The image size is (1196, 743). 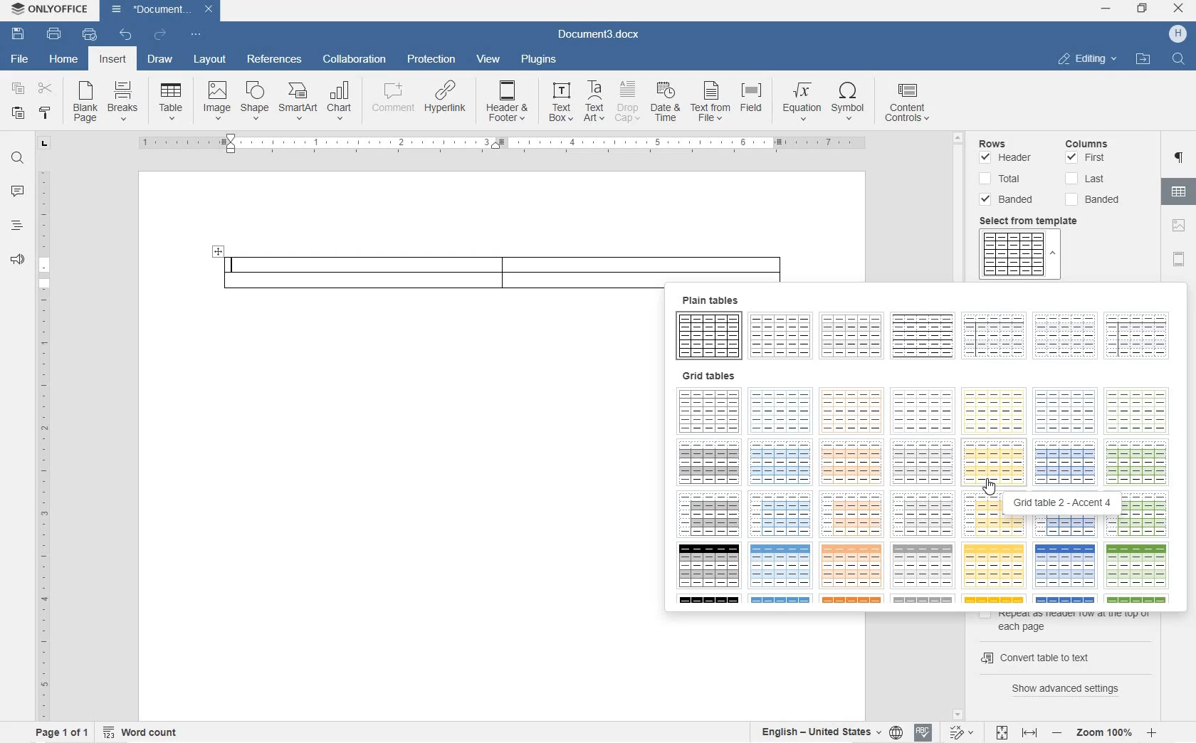 I want to click on open file location, so click(x=1143, y=60).